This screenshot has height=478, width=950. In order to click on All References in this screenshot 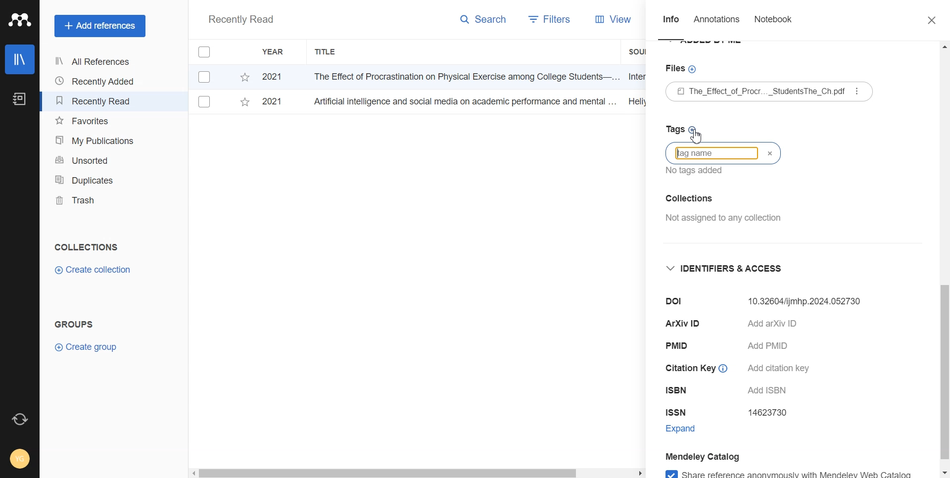, I will do `click(96, 61)`.